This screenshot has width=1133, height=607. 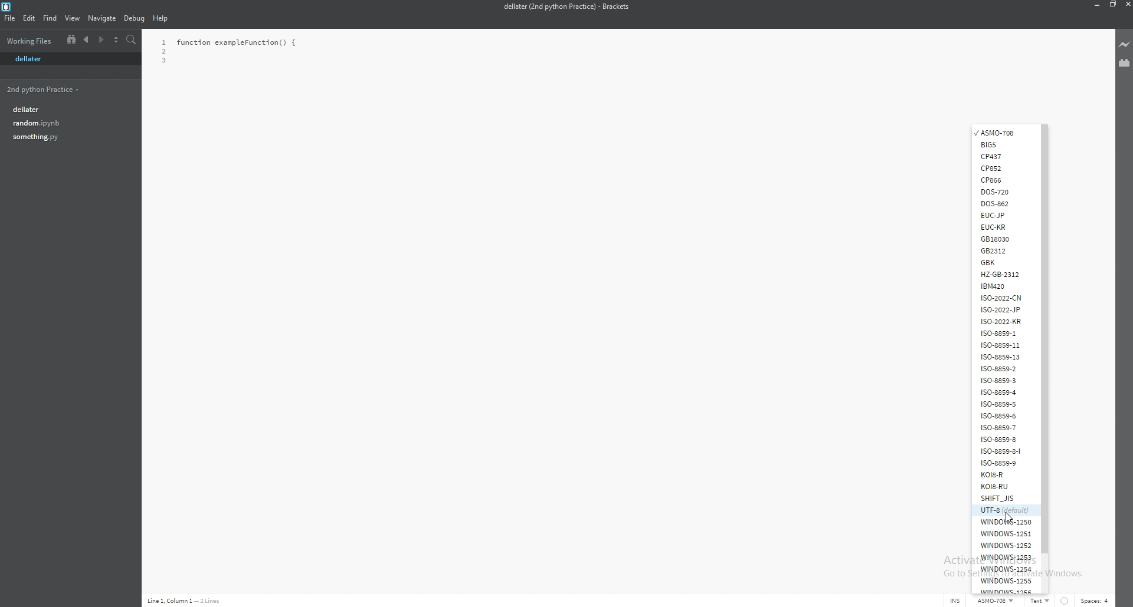 What do you see at coordinates (165, 61) in the screenshot?
I see `3` at bounding box center [165, 61].